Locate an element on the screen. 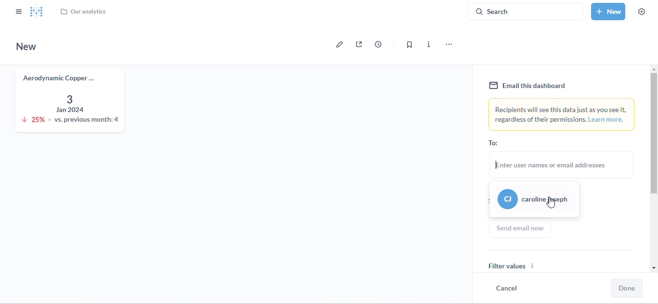 Image resolution: width=658 pixels, height=304 pixels. to:  is located at coordinates (493, 143).